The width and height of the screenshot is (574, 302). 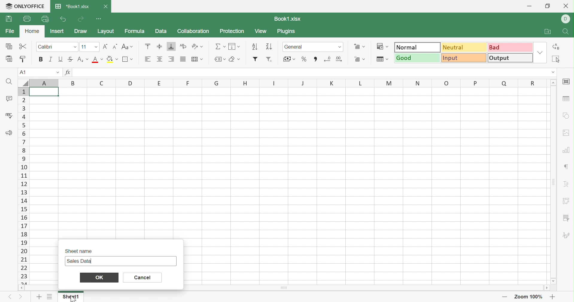 I want to click on Remove filter, so click(x=269, y=59).